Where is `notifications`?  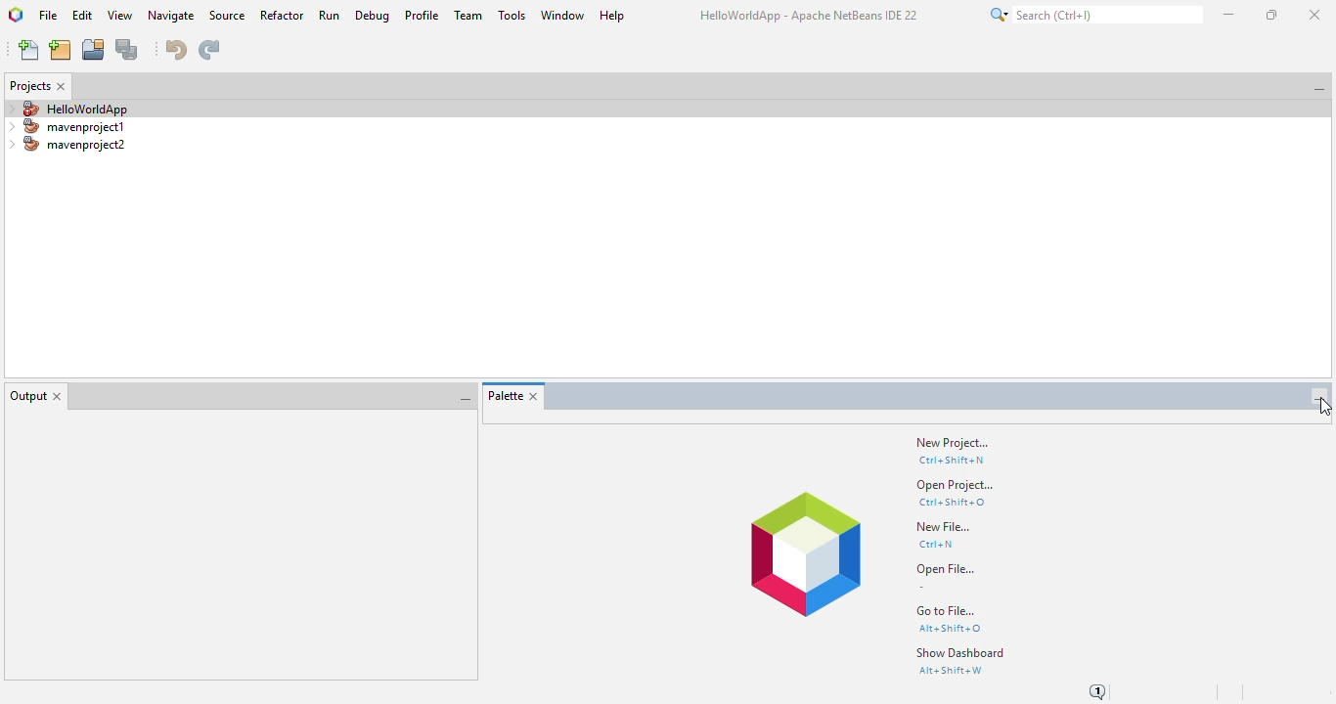
notifications is located at coordinates (1100, 690).